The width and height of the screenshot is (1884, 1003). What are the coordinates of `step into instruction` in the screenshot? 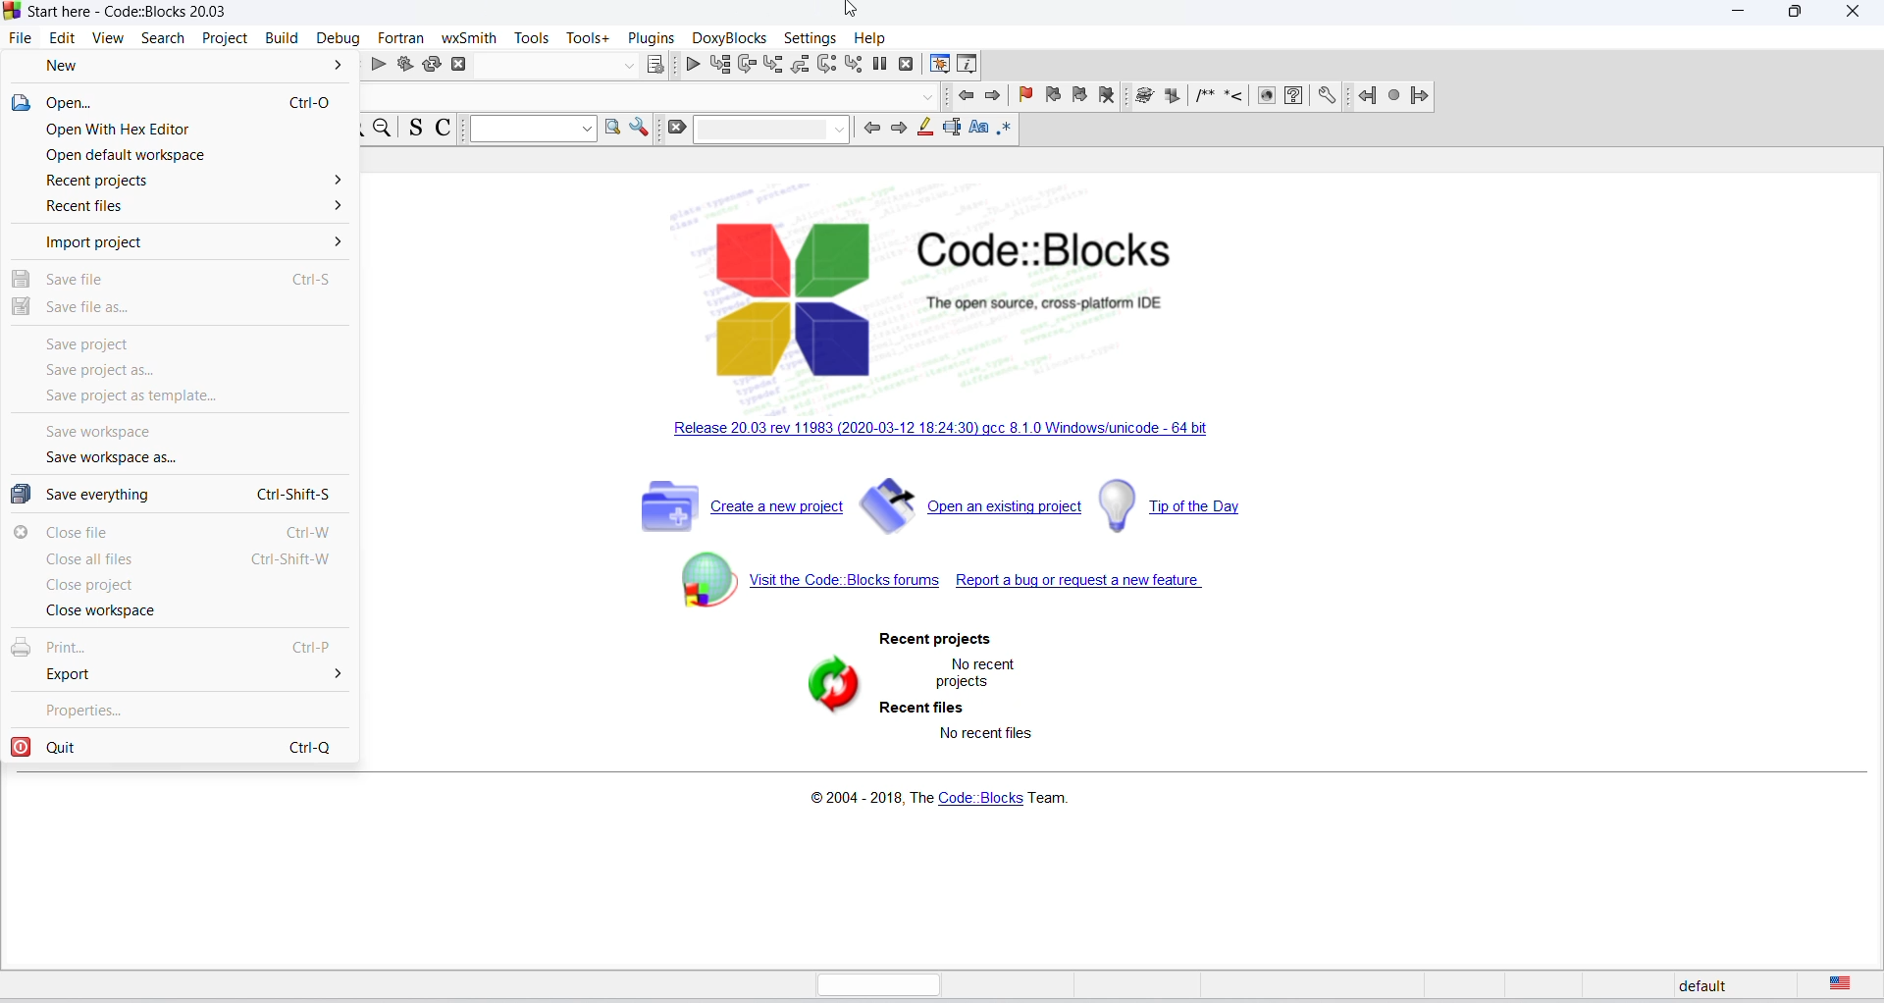 It's located at (853, 65).